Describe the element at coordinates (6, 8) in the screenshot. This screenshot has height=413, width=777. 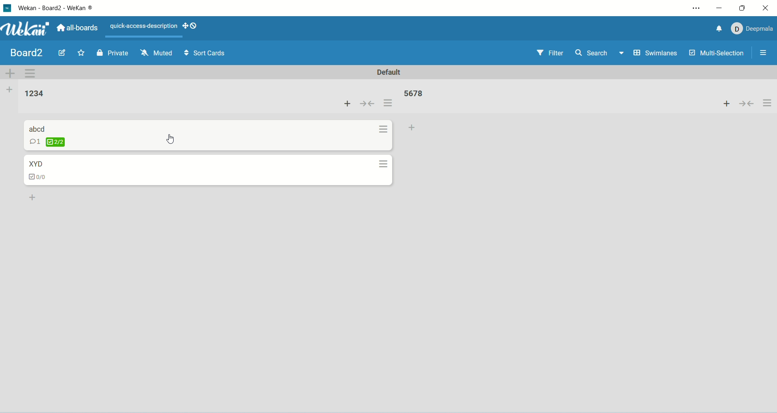
I see `logo` at that location.